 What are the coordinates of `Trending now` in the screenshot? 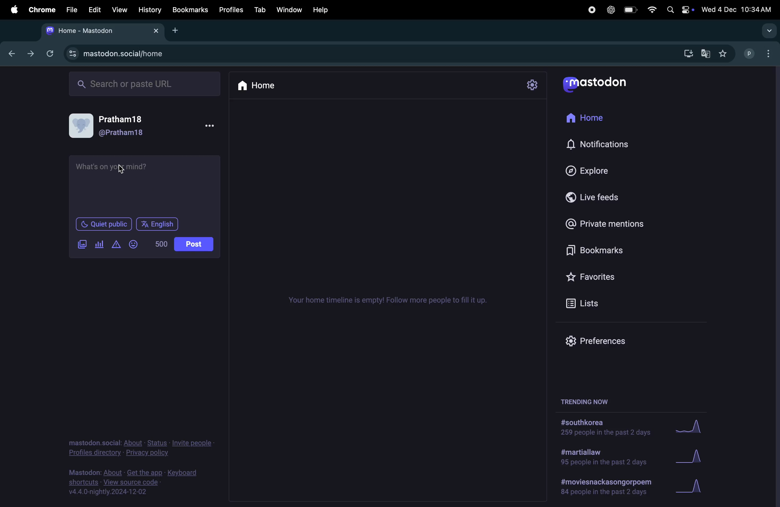 It's located at (589, 400).